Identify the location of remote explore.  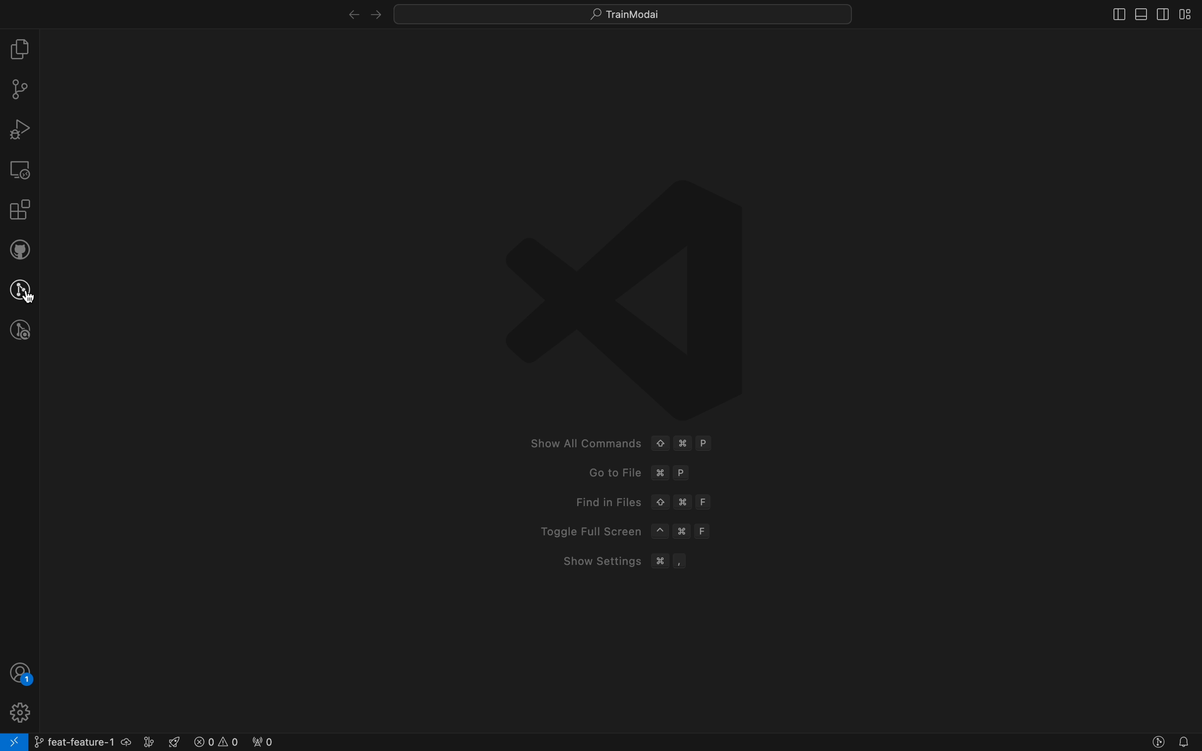
(21, 170).